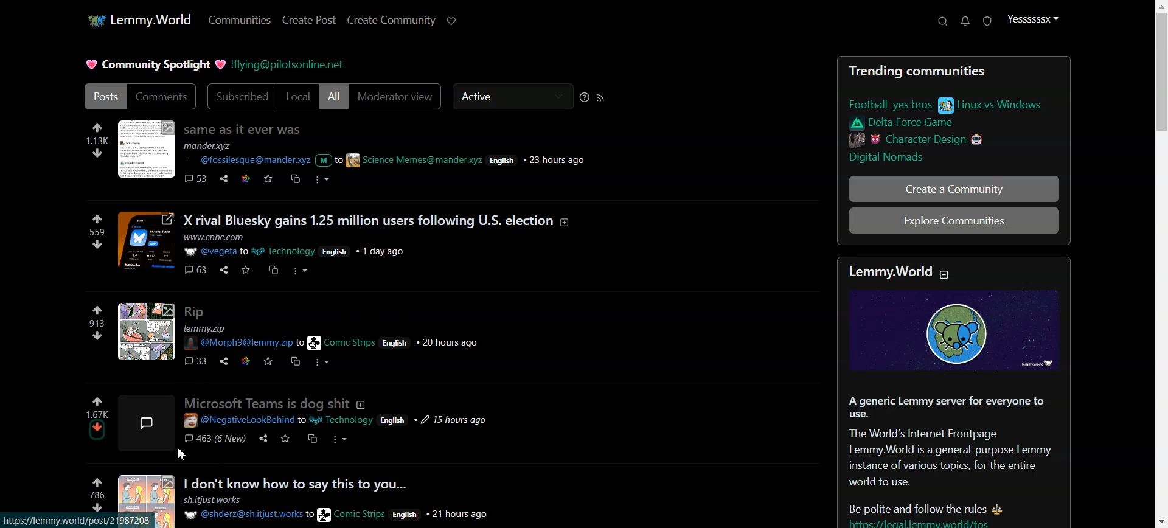 Image resolution: width=1168 pixels, height=528 pixels. I want to click on Posts, so click(343, 499).